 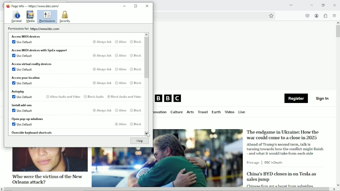 I want to click on Use default, so click(x=23, y=56).